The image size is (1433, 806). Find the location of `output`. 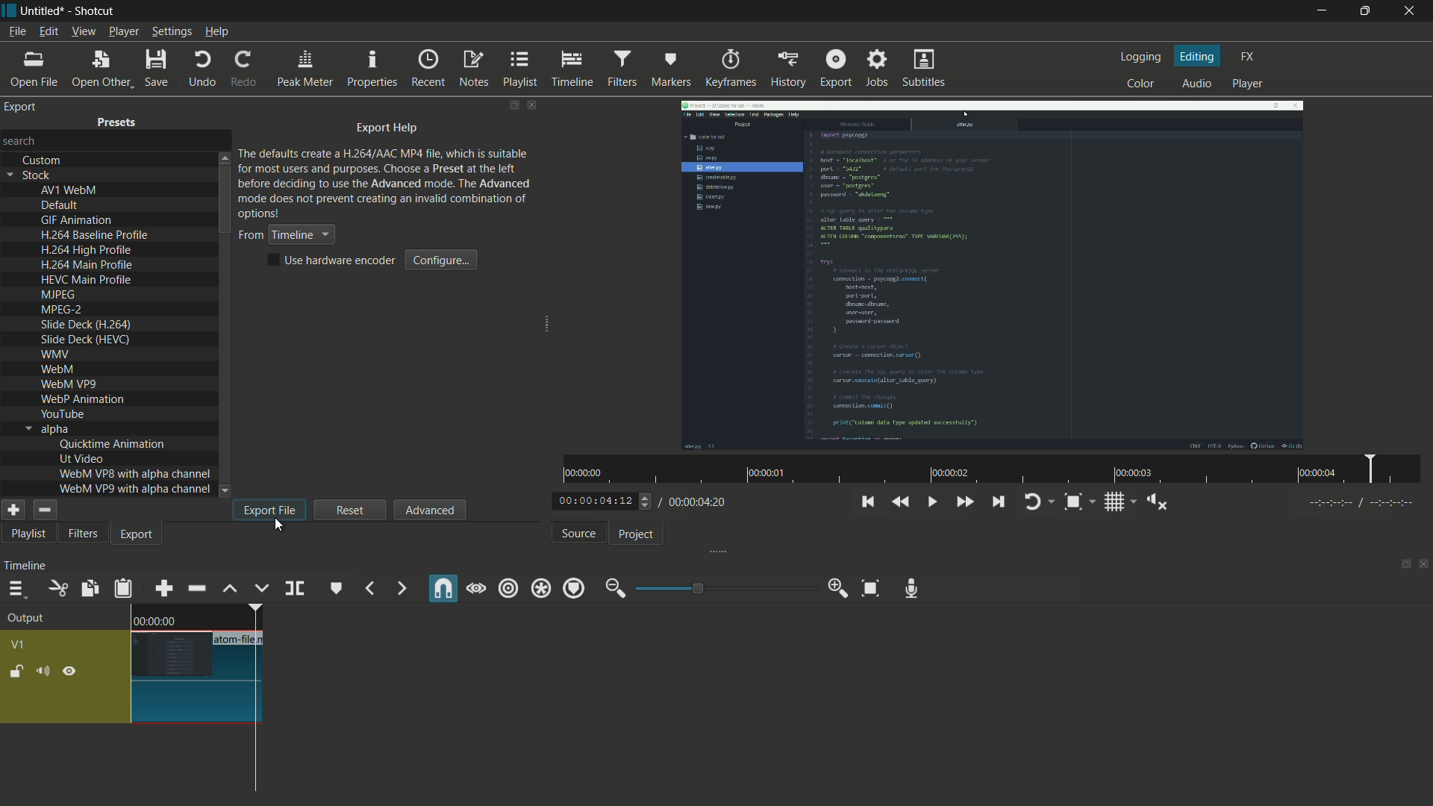

output is located at coordinates (30, 619).